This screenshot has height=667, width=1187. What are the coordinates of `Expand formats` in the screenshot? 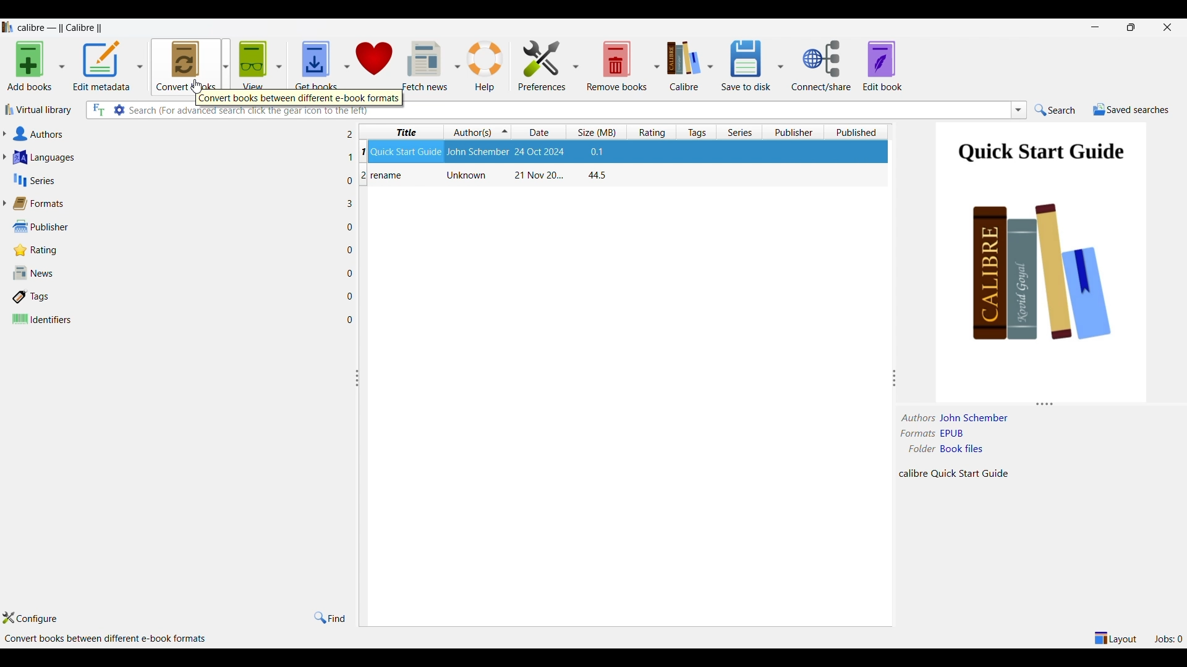 It's located at (4, 203).